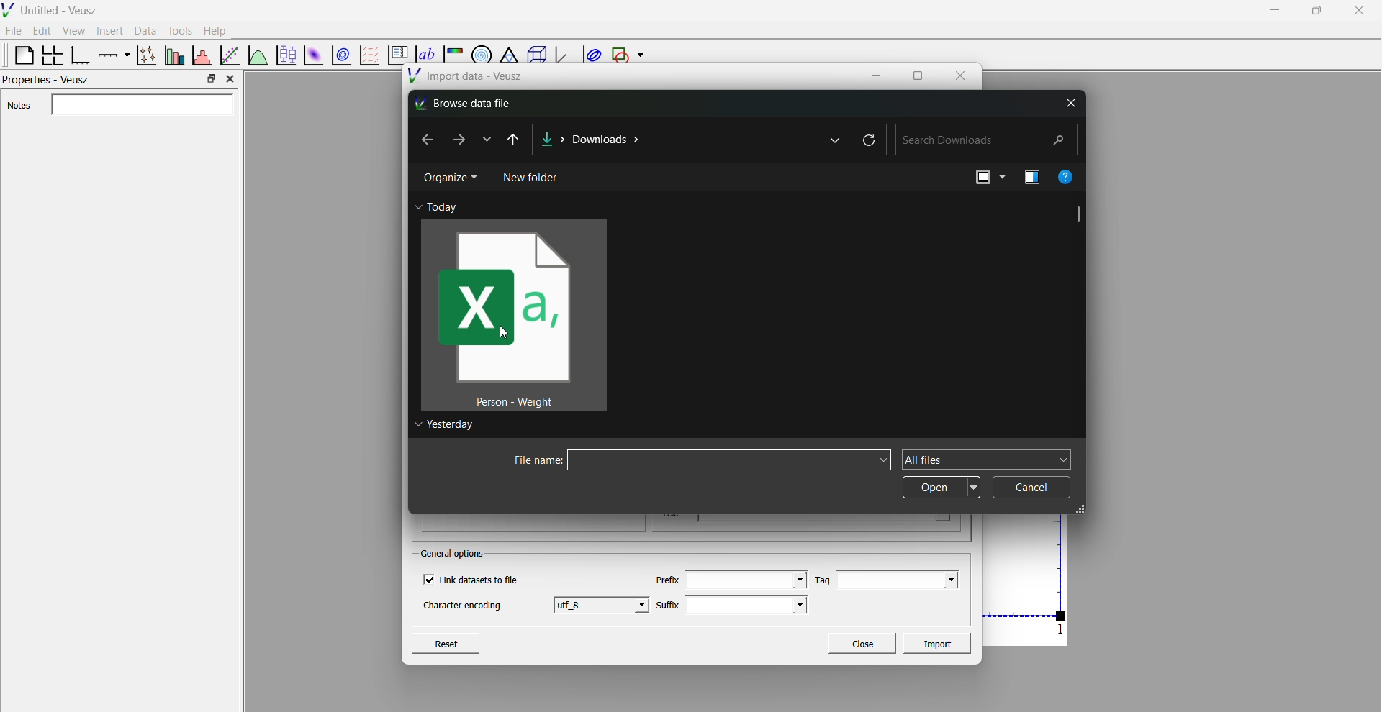  Describe the element at coordinates (311, 55) in the screenshot. I see `plot 2d dataset as an image` at that location.